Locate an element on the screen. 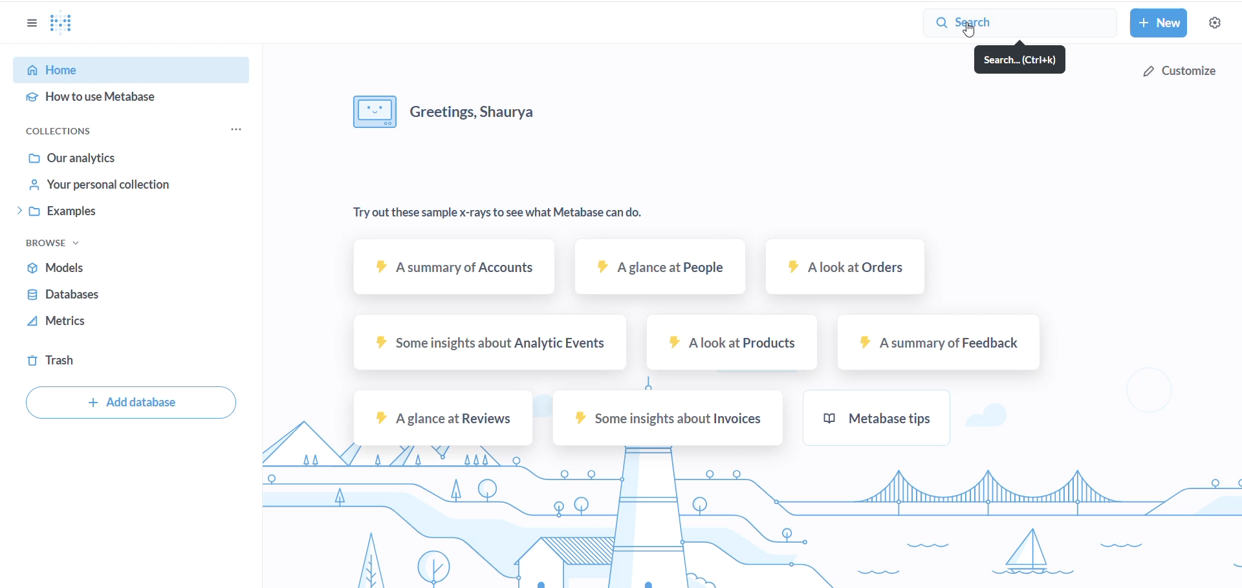 This screenshot has width=1242, height=588. metrics is located at coordinates (109, 321).